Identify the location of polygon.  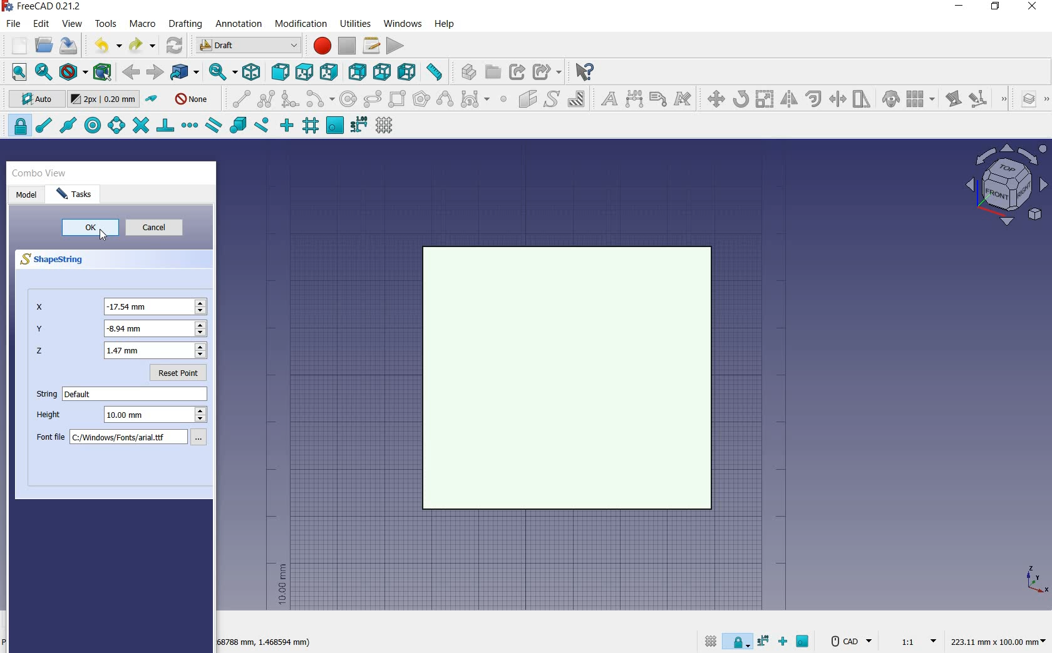
(421, 98).